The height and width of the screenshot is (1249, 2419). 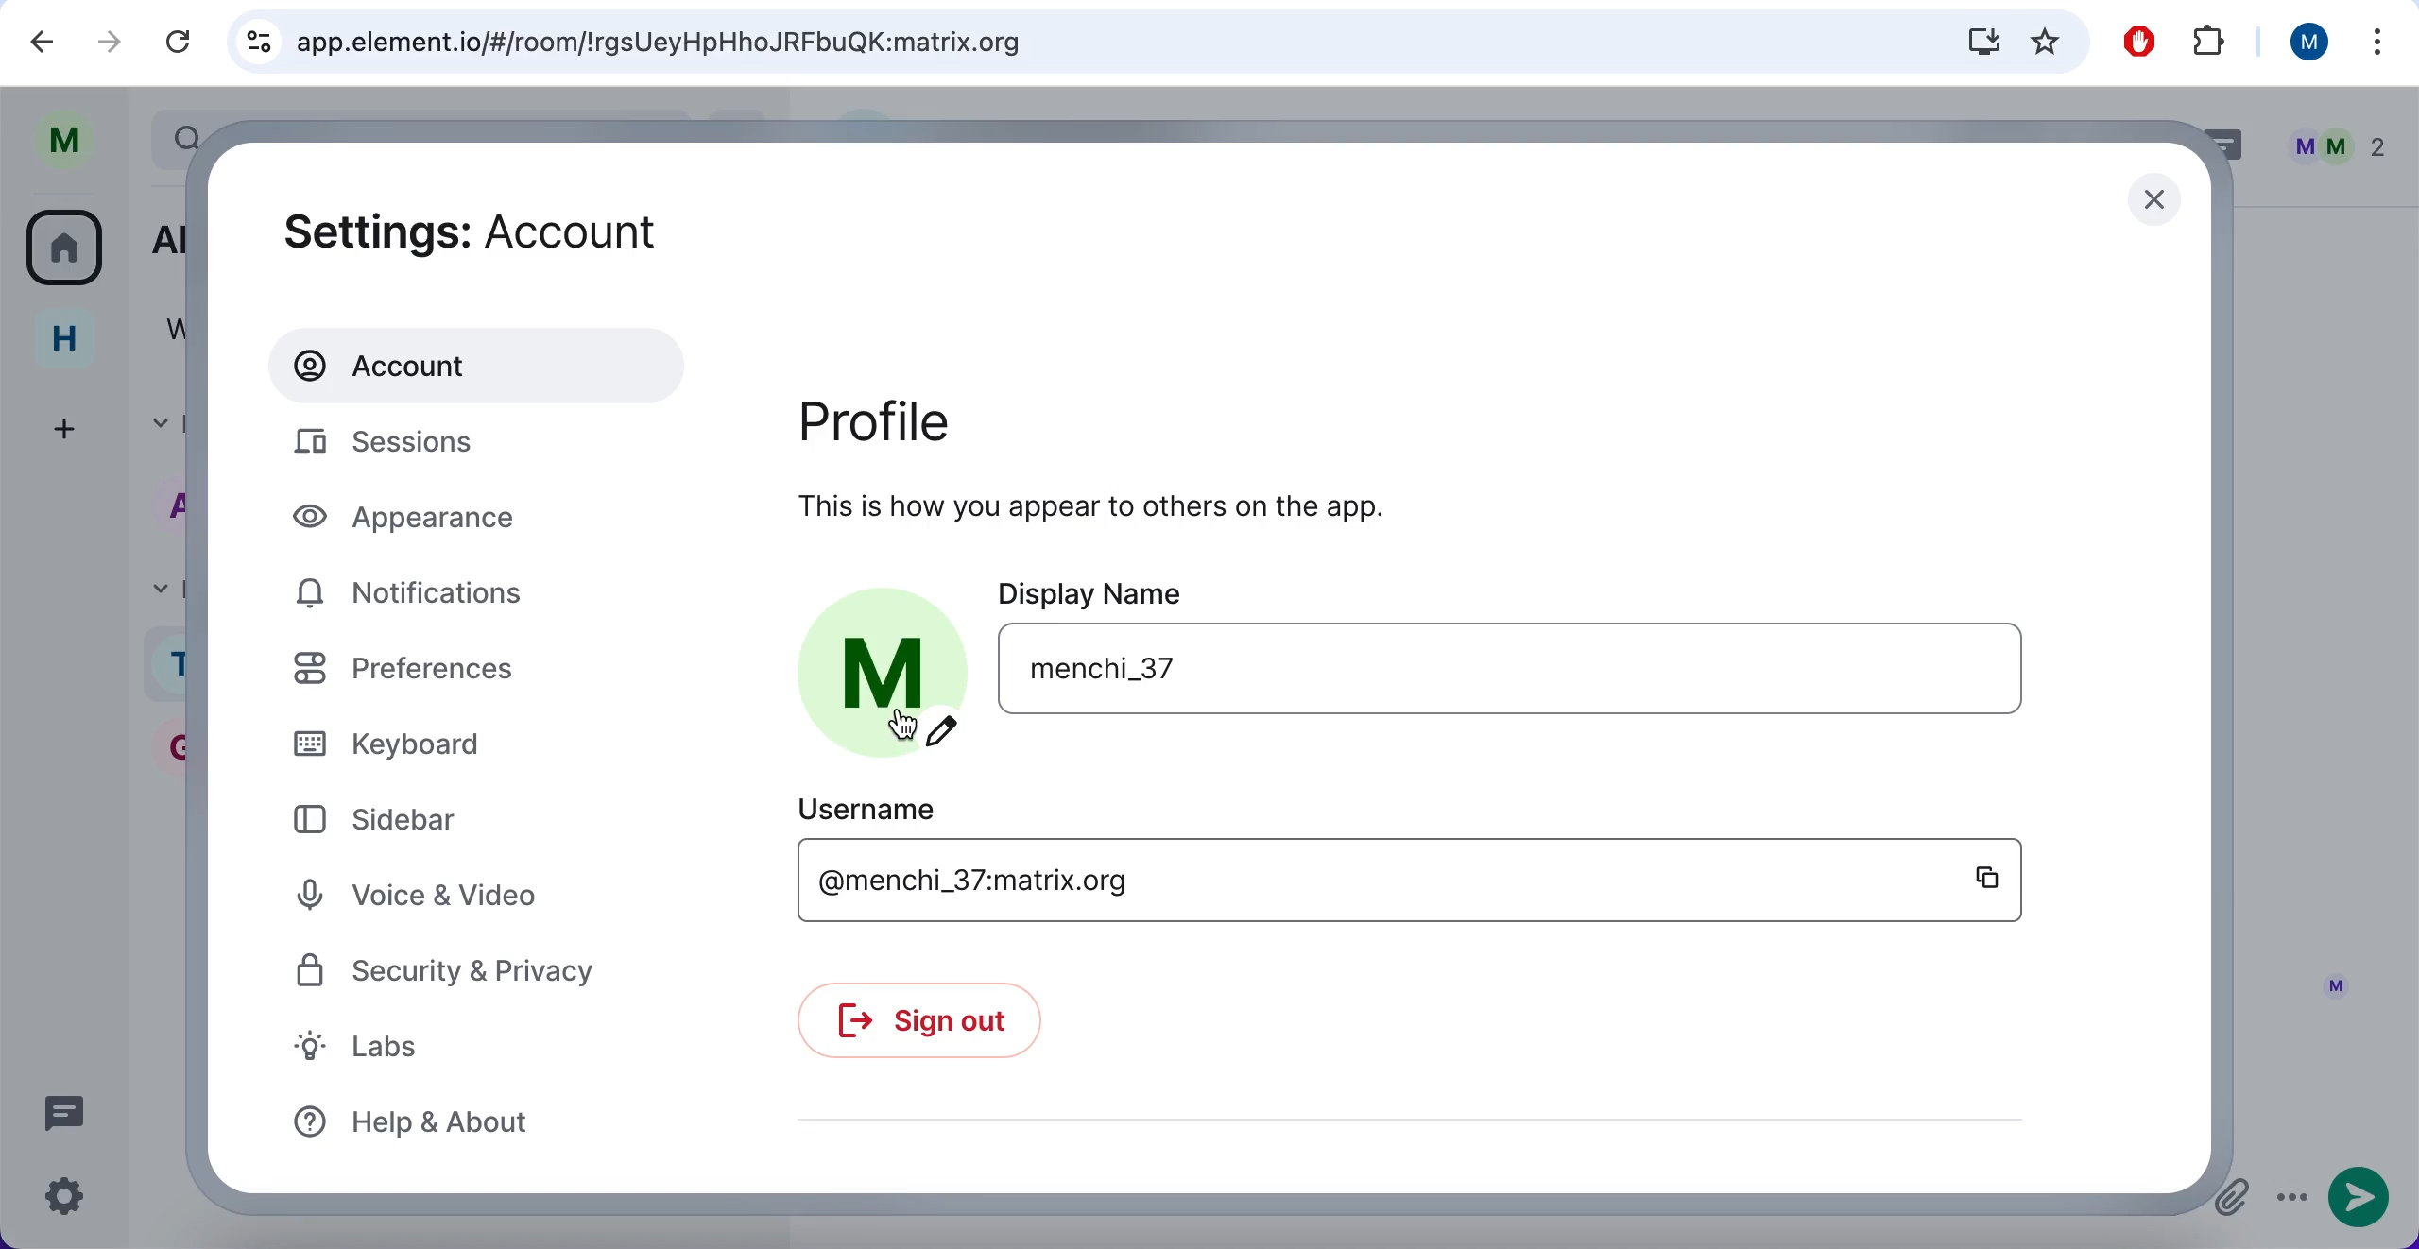 What do you see at coordinates (421, 743) in the screenshot?
I see `keyboard` at bounding box center [421, 743].